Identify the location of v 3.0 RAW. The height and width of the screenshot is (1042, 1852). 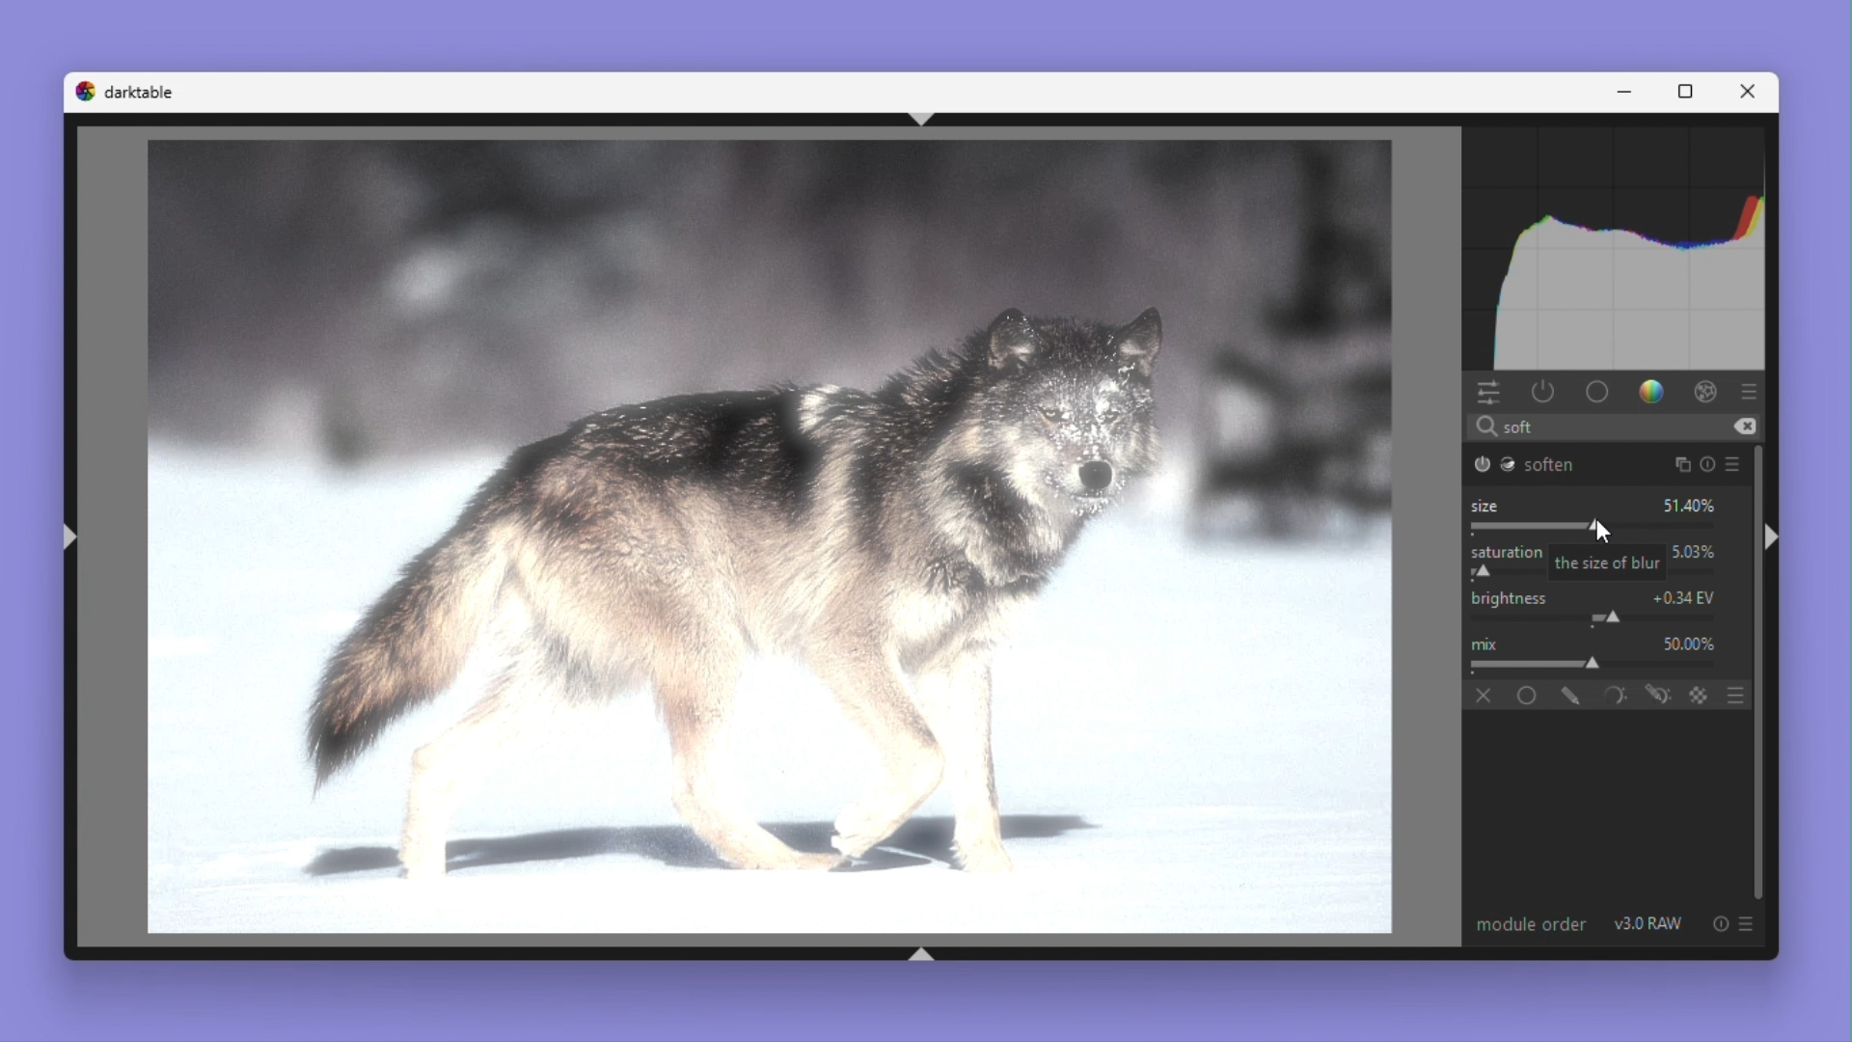
(1650, 923).